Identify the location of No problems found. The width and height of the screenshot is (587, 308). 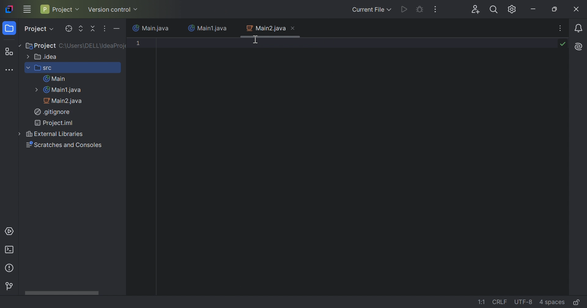
(562, 44).